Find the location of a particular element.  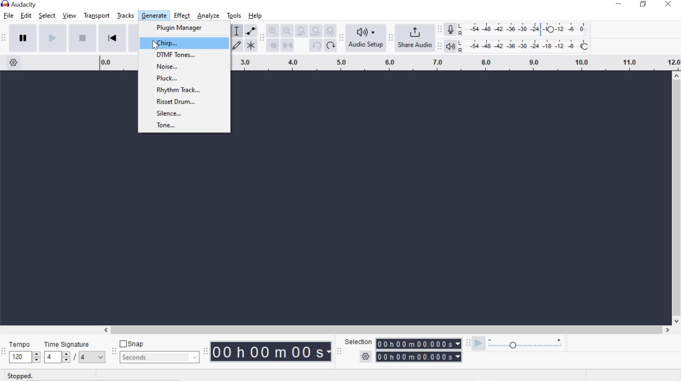

Play-at-speed is located at coordinates (478, 344).